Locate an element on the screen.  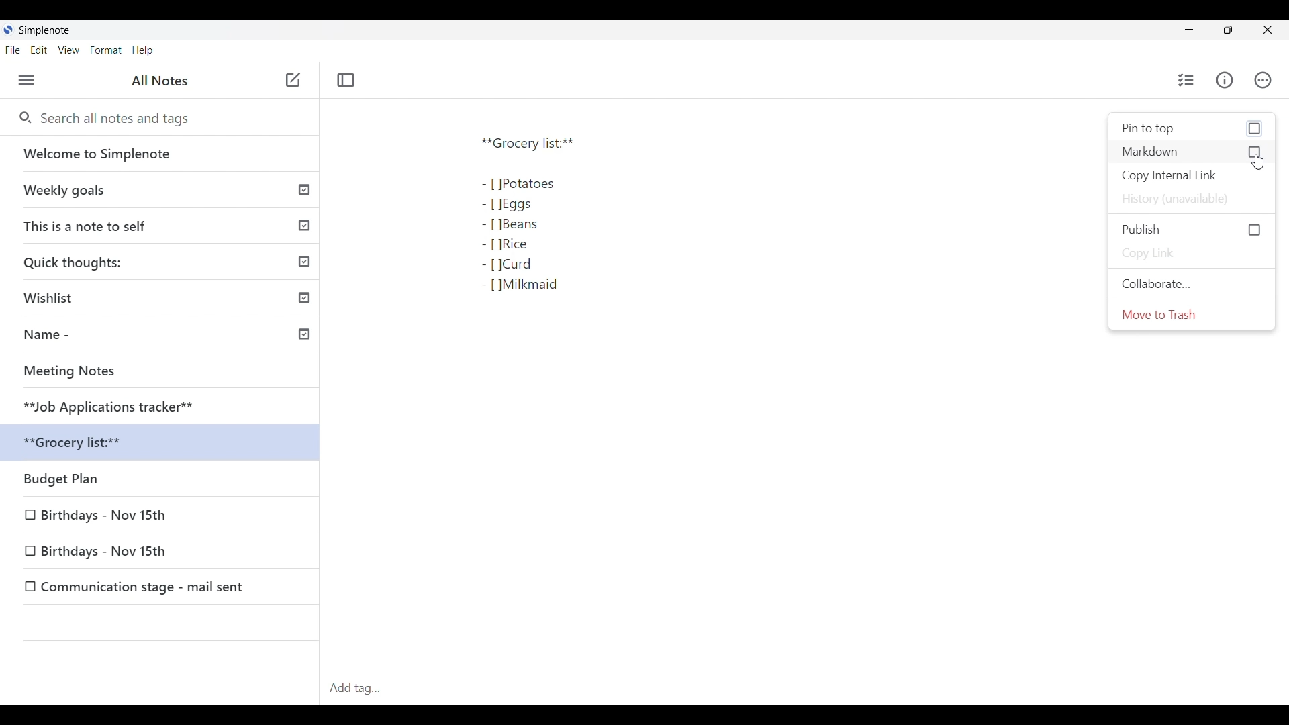
Help is located at coordinates (144, 51).